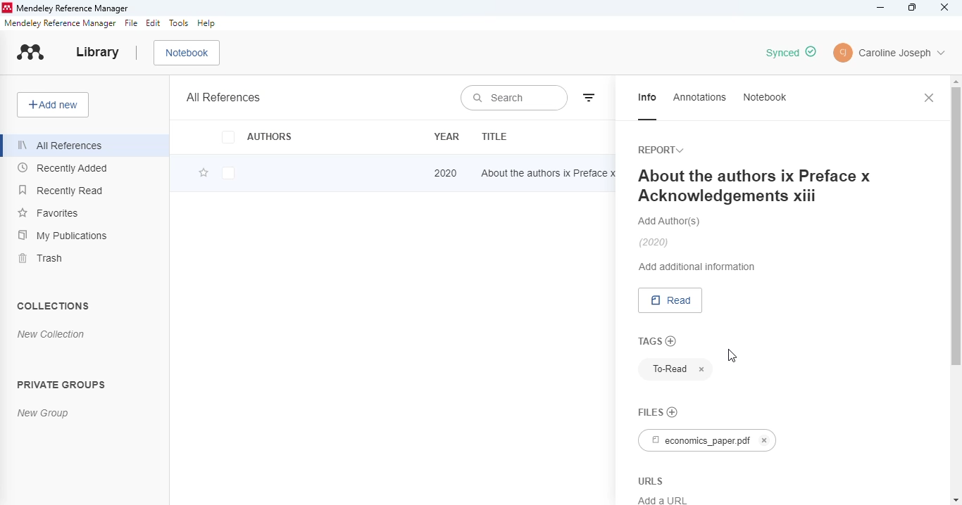  I want to click on new group, so click(43, 414).